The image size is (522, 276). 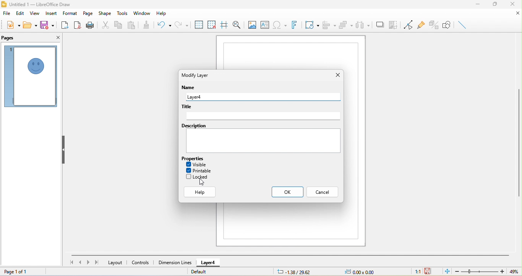 I want to click on close, so click(x=57, y=39).